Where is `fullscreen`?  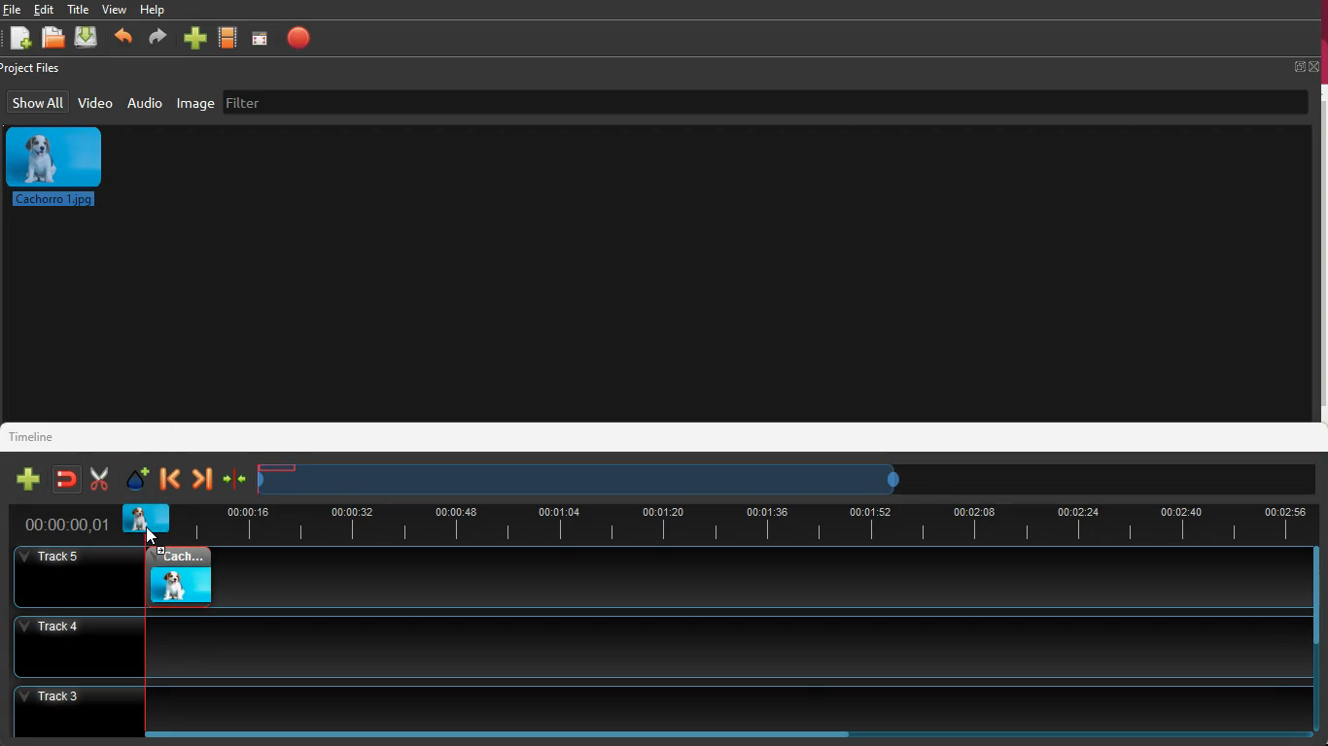
fullscreen is located at coordinates (1305, 64).